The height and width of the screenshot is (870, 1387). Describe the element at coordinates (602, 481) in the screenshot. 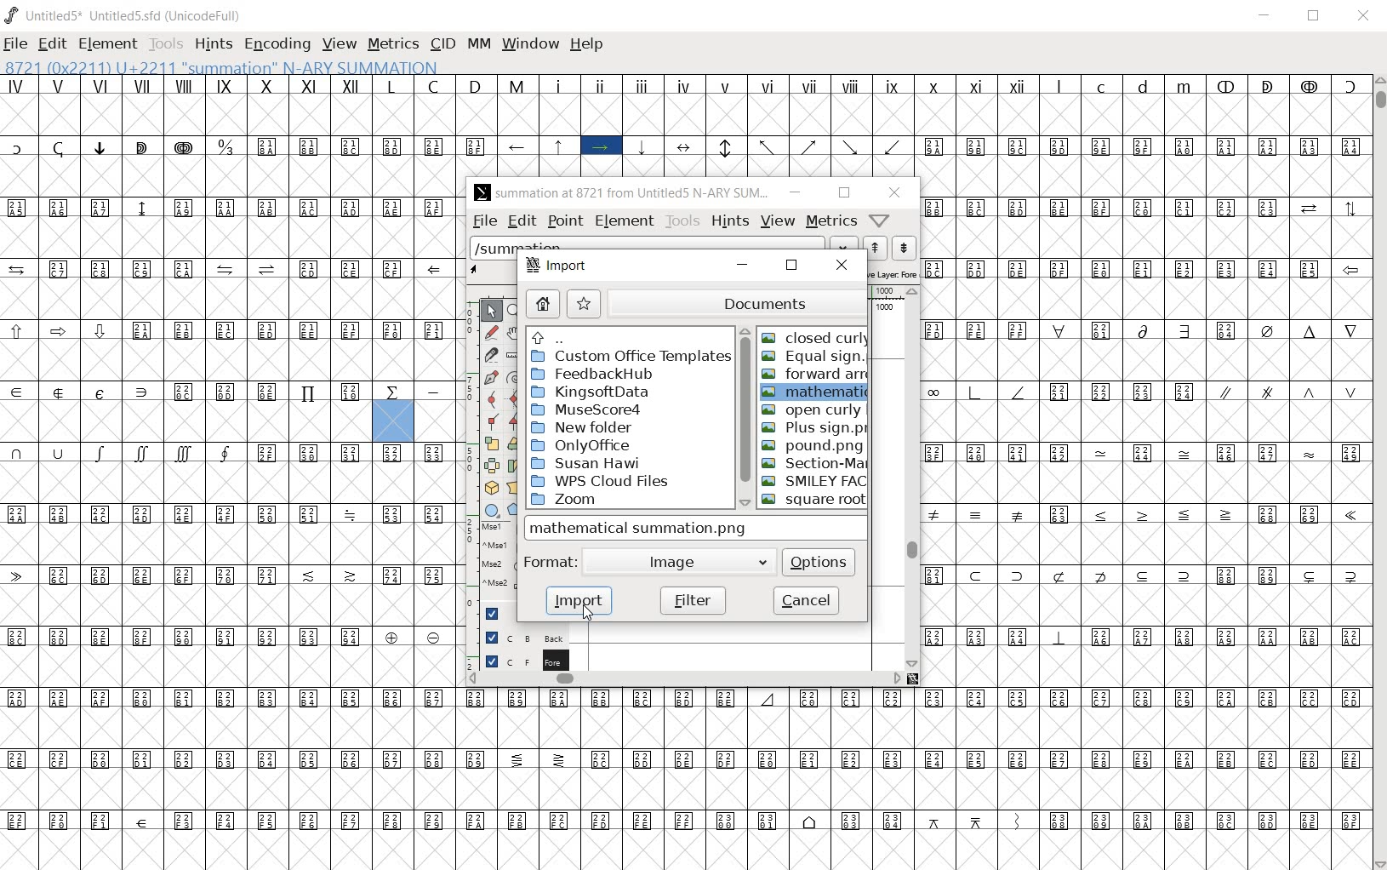

I see `WPS Cloud Files` at that location.